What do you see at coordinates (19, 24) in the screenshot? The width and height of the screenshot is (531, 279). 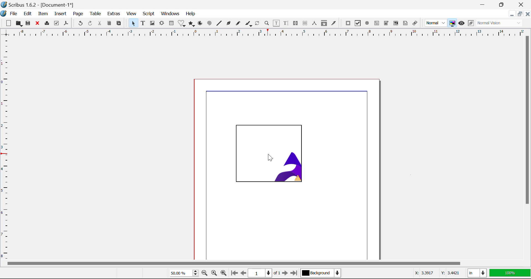 I see `Open` at bounding box center [19, 24].